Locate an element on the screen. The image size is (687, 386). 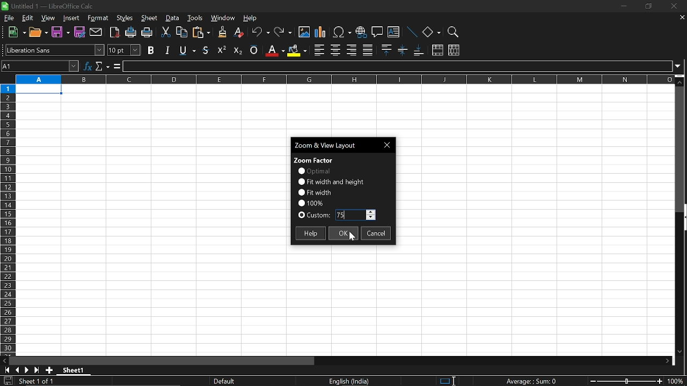
current sheet is located at coordinates (42, 382).